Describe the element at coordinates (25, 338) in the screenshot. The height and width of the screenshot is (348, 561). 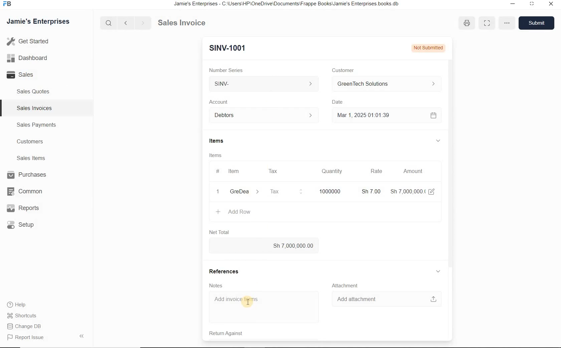
I see `Report Issue` at that location.